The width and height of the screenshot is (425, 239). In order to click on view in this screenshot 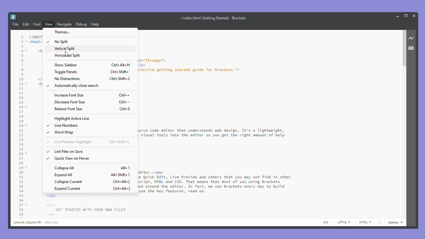, I will do `click(49, 25)`.